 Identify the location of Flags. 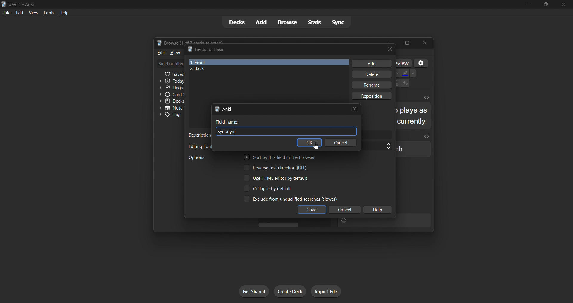
(169, 88).